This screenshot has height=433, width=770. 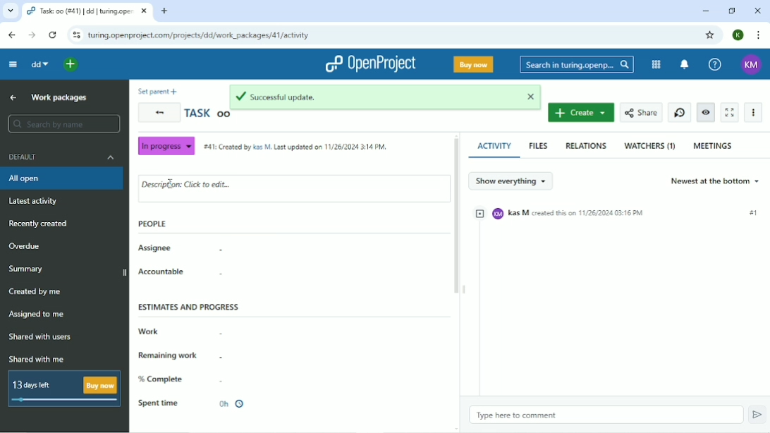 I want to click on K, so click(x=736, y=35).